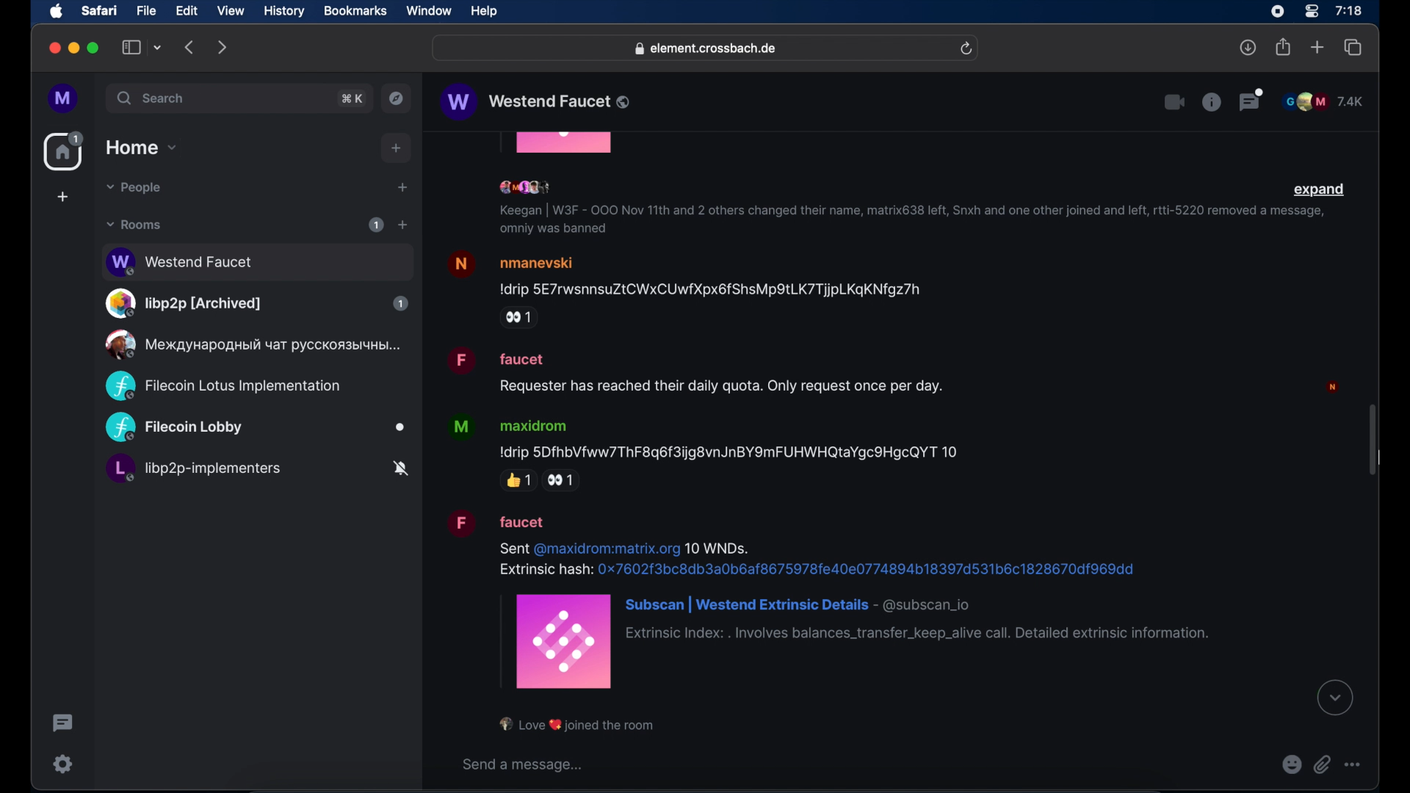 The width and height of the screenshot is (1410, 793). What do you see at coordinates (65, 151) in the screenshot?
I see `home` at bounding box center [65, 151].